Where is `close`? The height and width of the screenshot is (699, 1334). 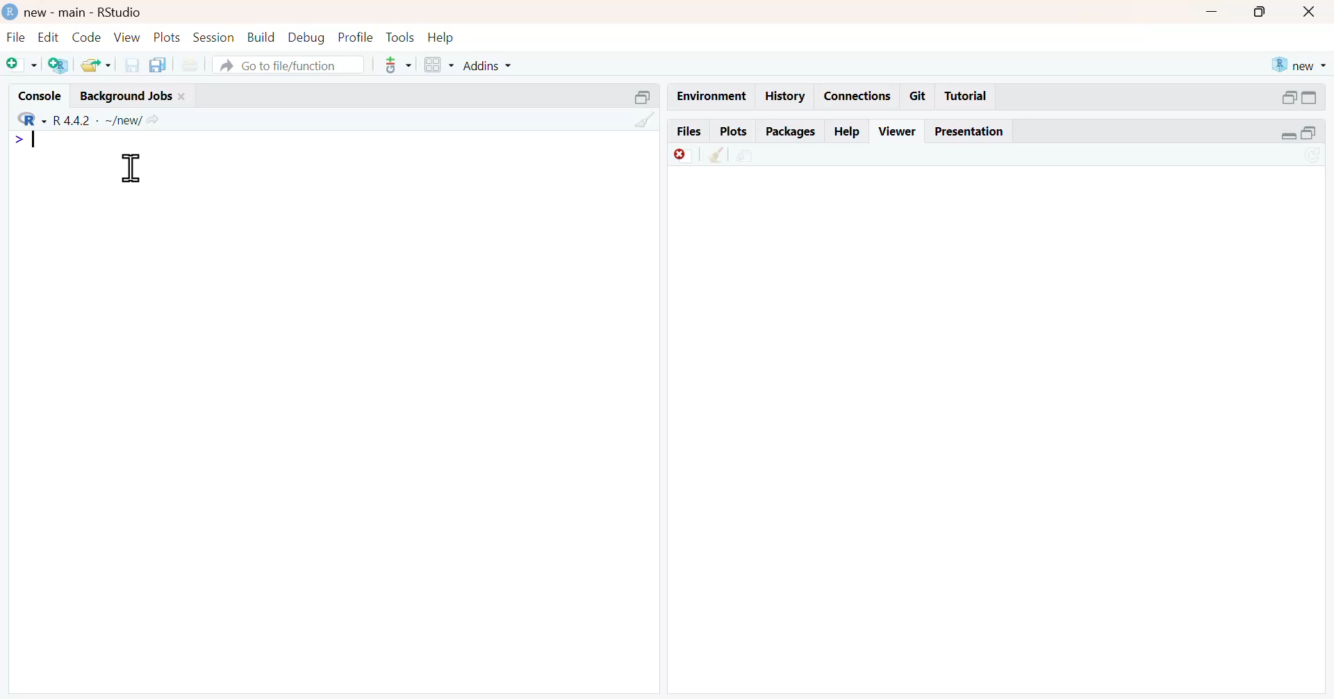 close is located at coordinates (1312, 11).